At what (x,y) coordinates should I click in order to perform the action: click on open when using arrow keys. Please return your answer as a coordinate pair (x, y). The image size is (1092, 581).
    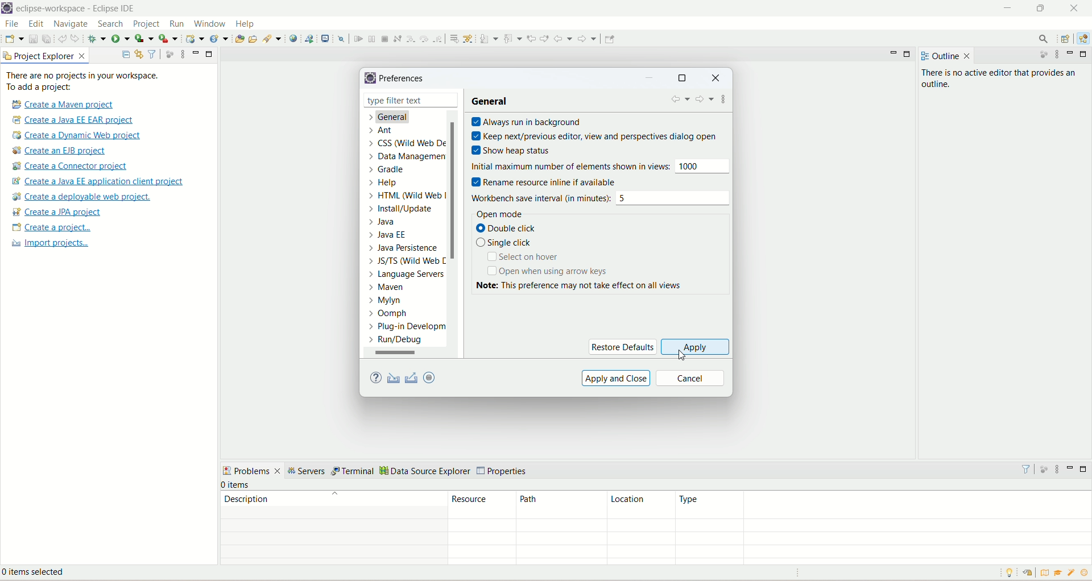
    Looking at the image, I should click on (547, 271).